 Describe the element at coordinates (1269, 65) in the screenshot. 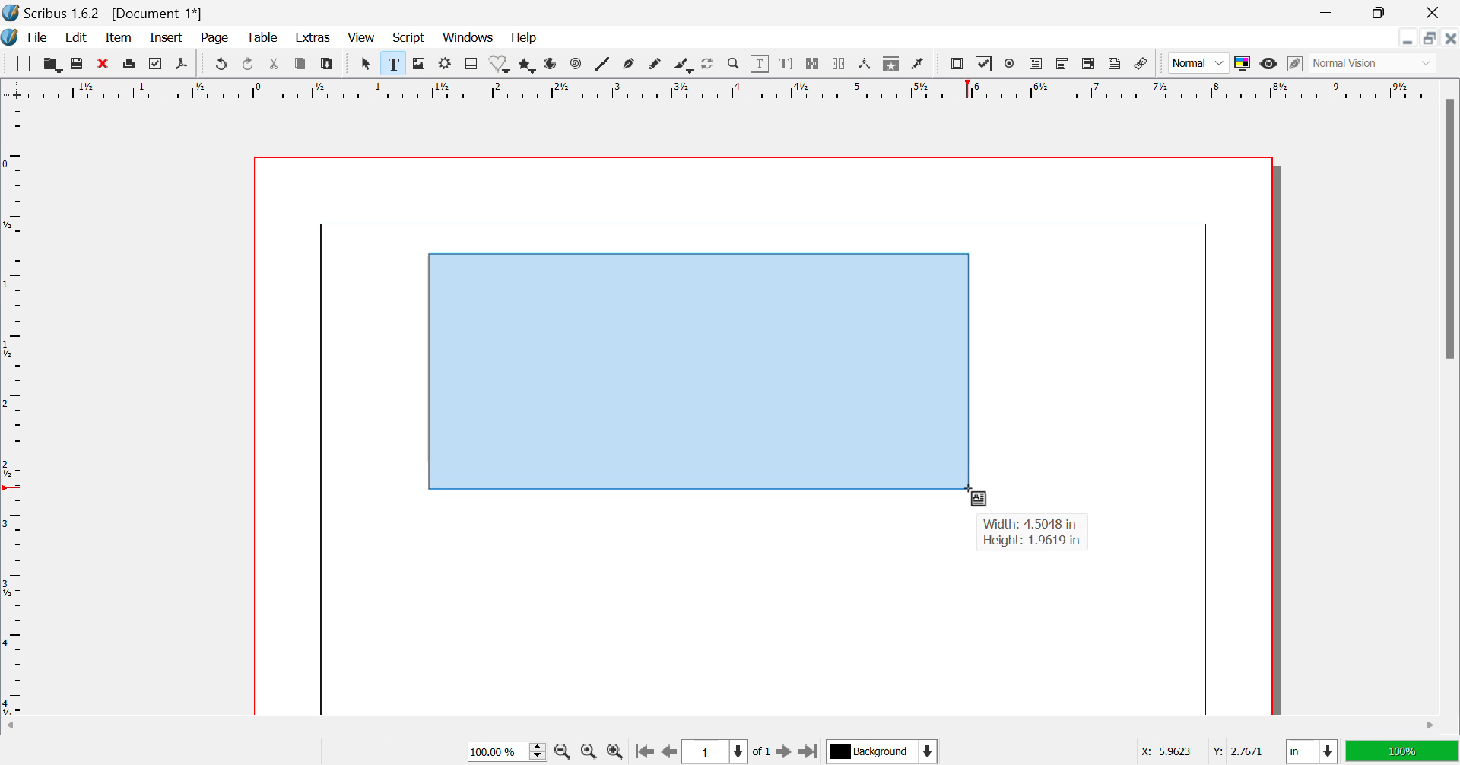

I see `Preview Mode` at that location.